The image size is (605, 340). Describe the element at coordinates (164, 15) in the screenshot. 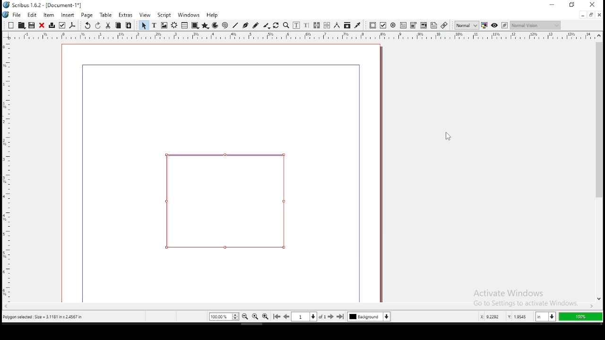

I see `script` at that location.